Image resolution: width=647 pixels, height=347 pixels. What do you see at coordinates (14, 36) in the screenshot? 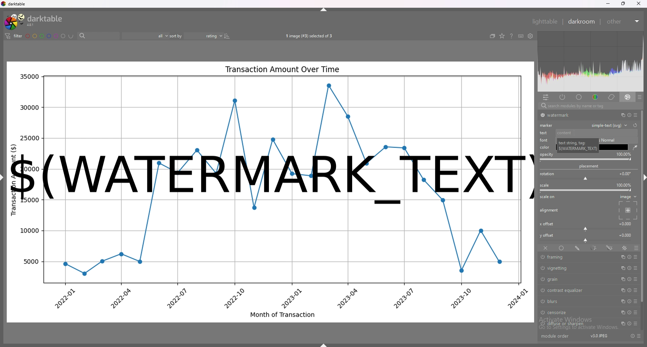
I see `filter` at bounding box center [14, 36].